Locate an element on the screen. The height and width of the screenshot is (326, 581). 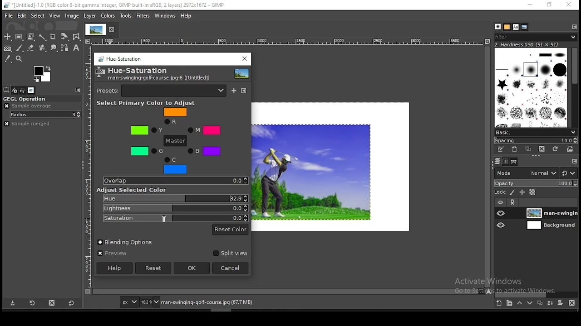
tab is located at coordinates (95, 29).